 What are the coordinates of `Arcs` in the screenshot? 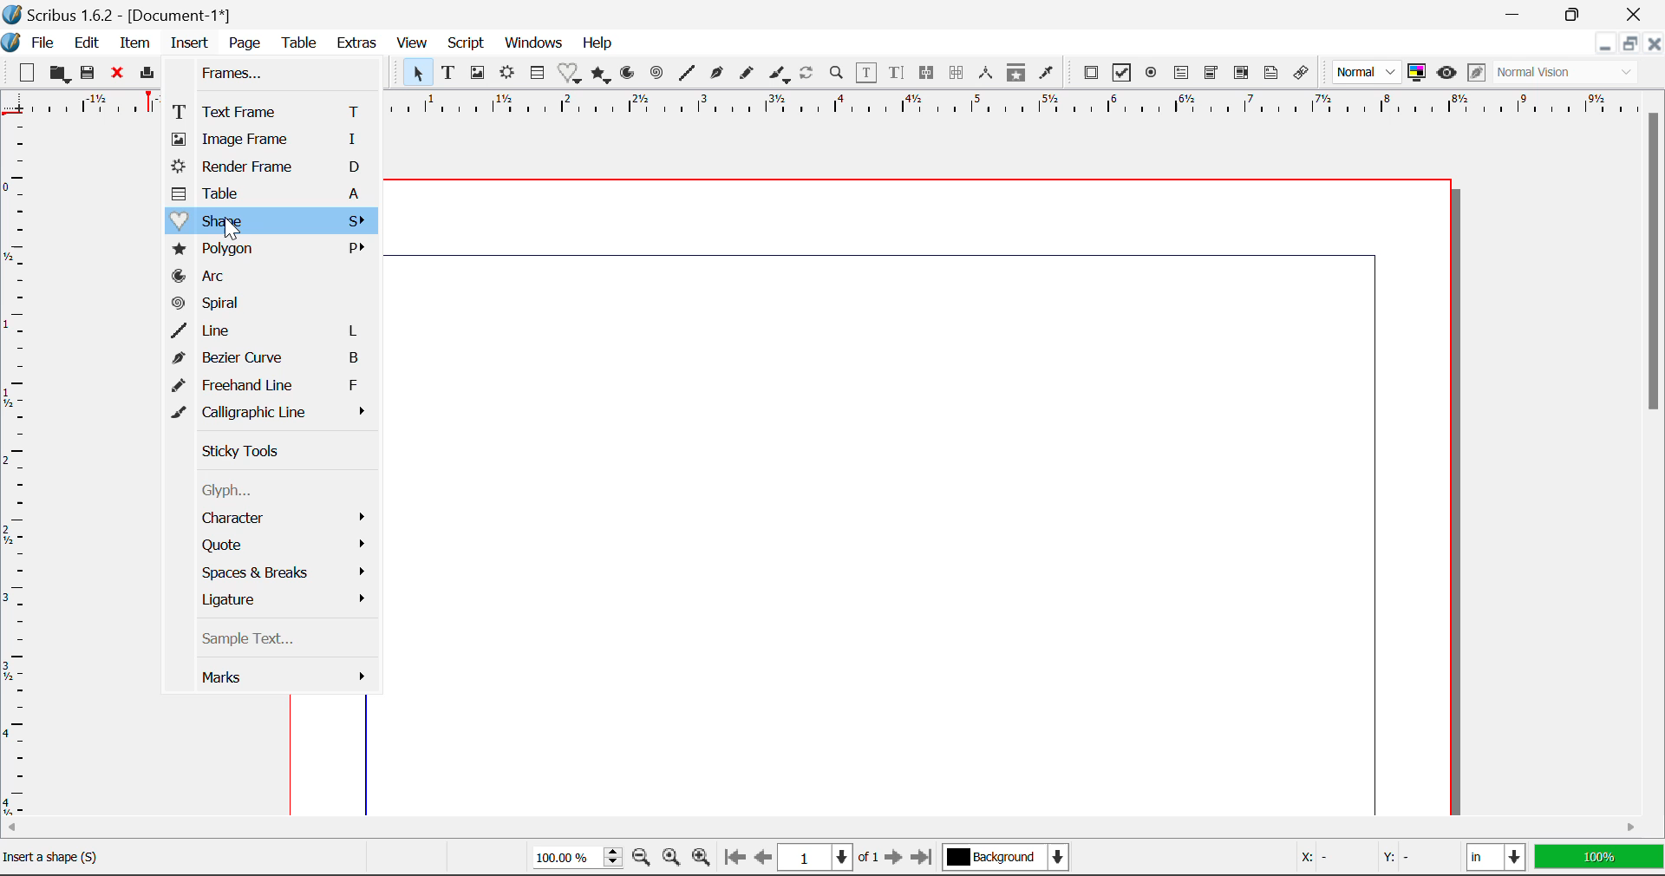 It's located at (626, 73).